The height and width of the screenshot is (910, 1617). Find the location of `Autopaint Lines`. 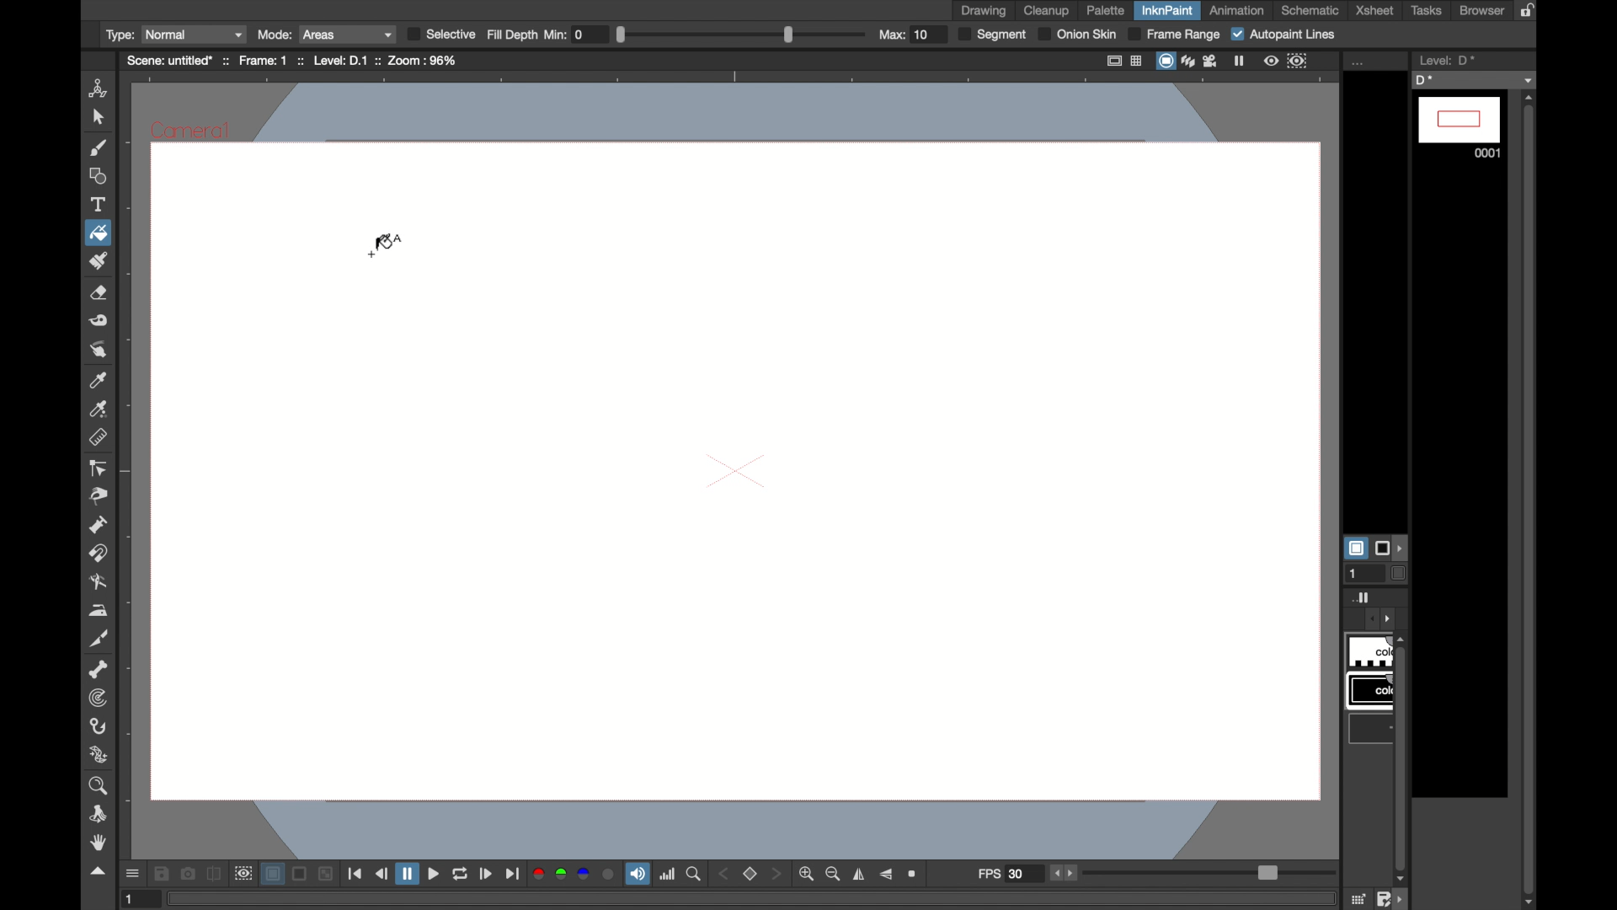

Autopaint Lines is located at coordinates (1287, 35).